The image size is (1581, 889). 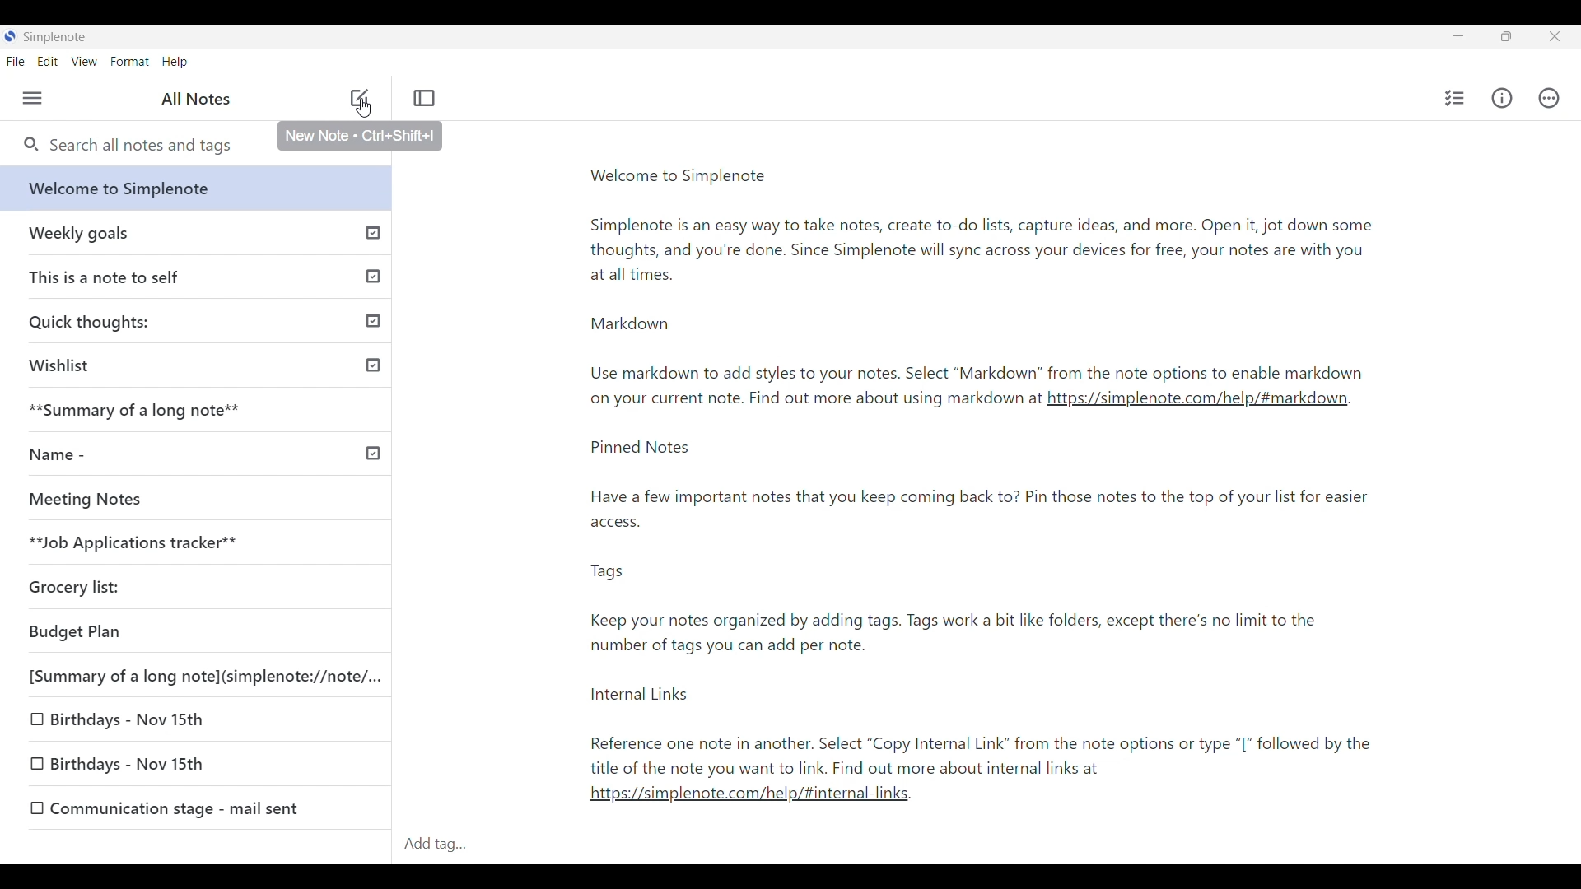 What do you see at coordinates (48, 61) in the screenshot?
I see `Edit menu` at bounding box center [48, 61].